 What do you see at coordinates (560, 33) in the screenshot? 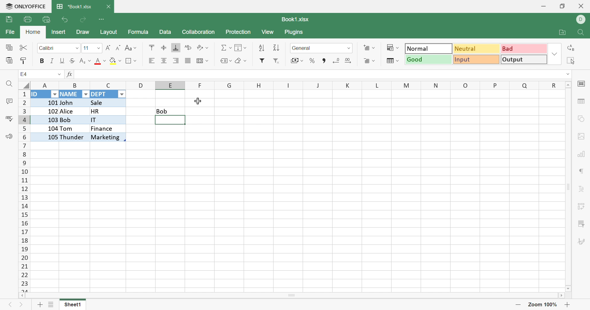
I see `Open file location` at bounding box center [560, 33].